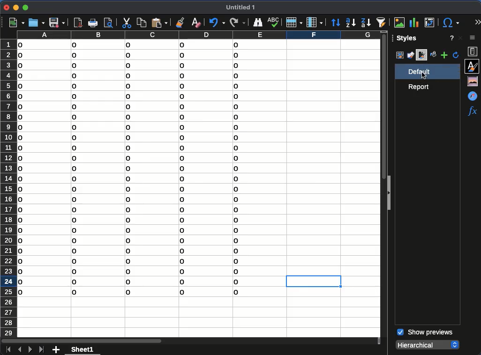  I want to click on report, so click(421, 87).